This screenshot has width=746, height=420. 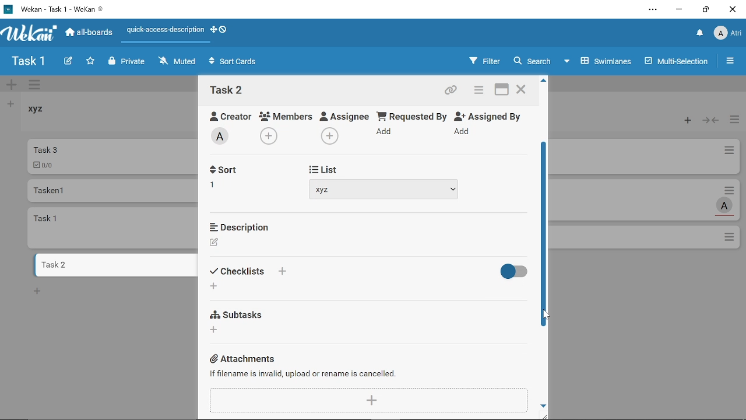 I want to click on Description, so click(x=239, y=226).